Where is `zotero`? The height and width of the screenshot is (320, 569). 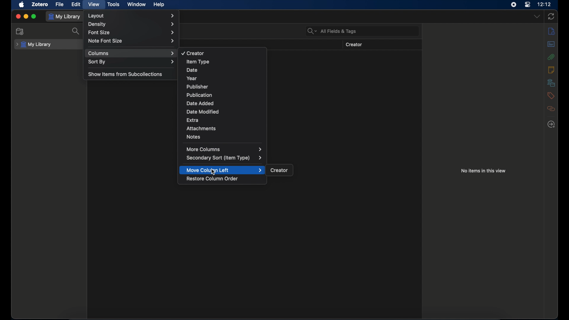 zotero is located at coordinates (40, 4).